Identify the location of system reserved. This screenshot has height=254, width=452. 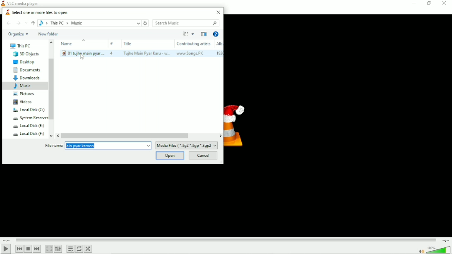
(29, 118).